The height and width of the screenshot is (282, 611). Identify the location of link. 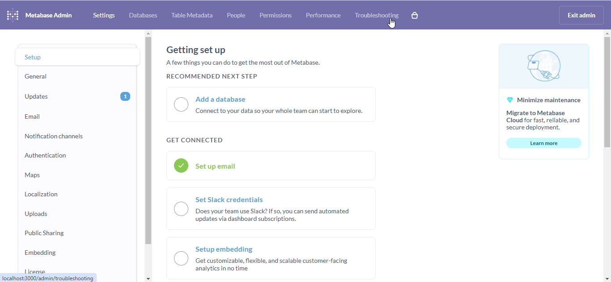
(49, 278).